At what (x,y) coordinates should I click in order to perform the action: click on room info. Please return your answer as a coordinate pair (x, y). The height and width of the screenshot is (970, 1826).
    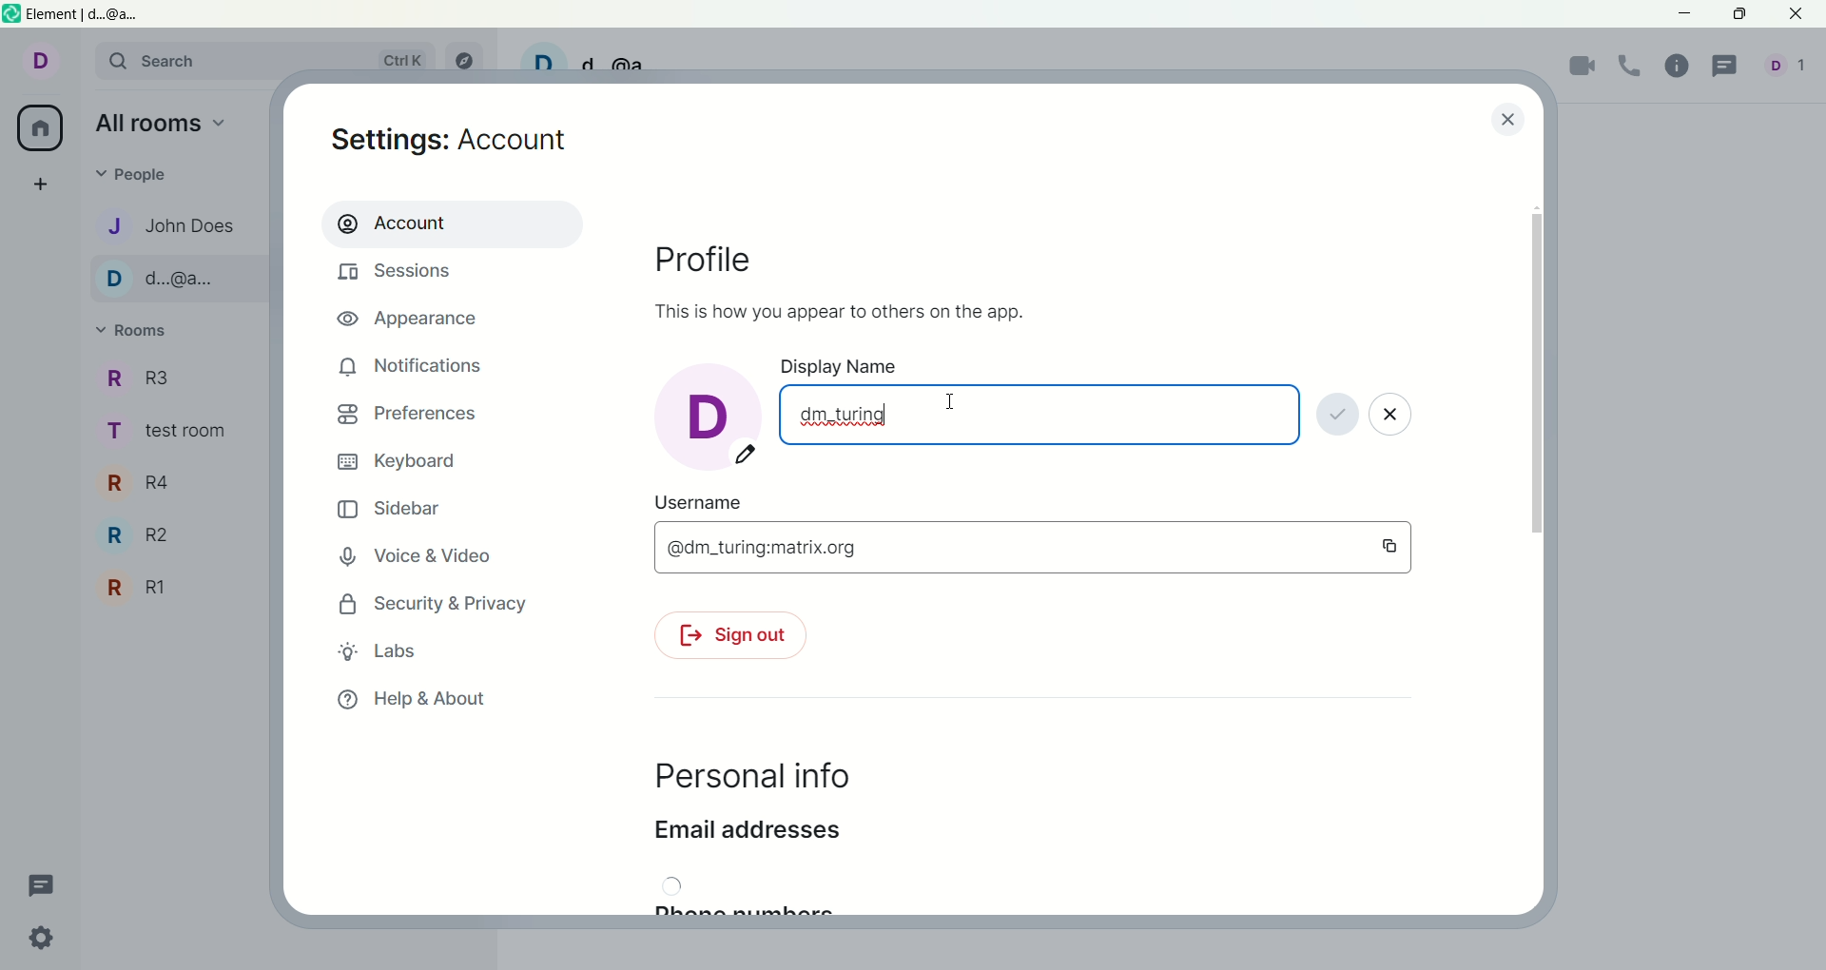
    Looking at the image, I should click on (1682, 65).